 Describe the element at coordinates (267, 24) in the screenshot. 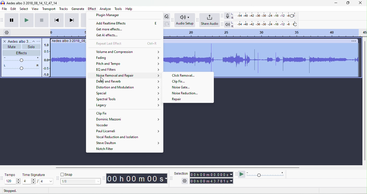

I see `playback level` at that location.